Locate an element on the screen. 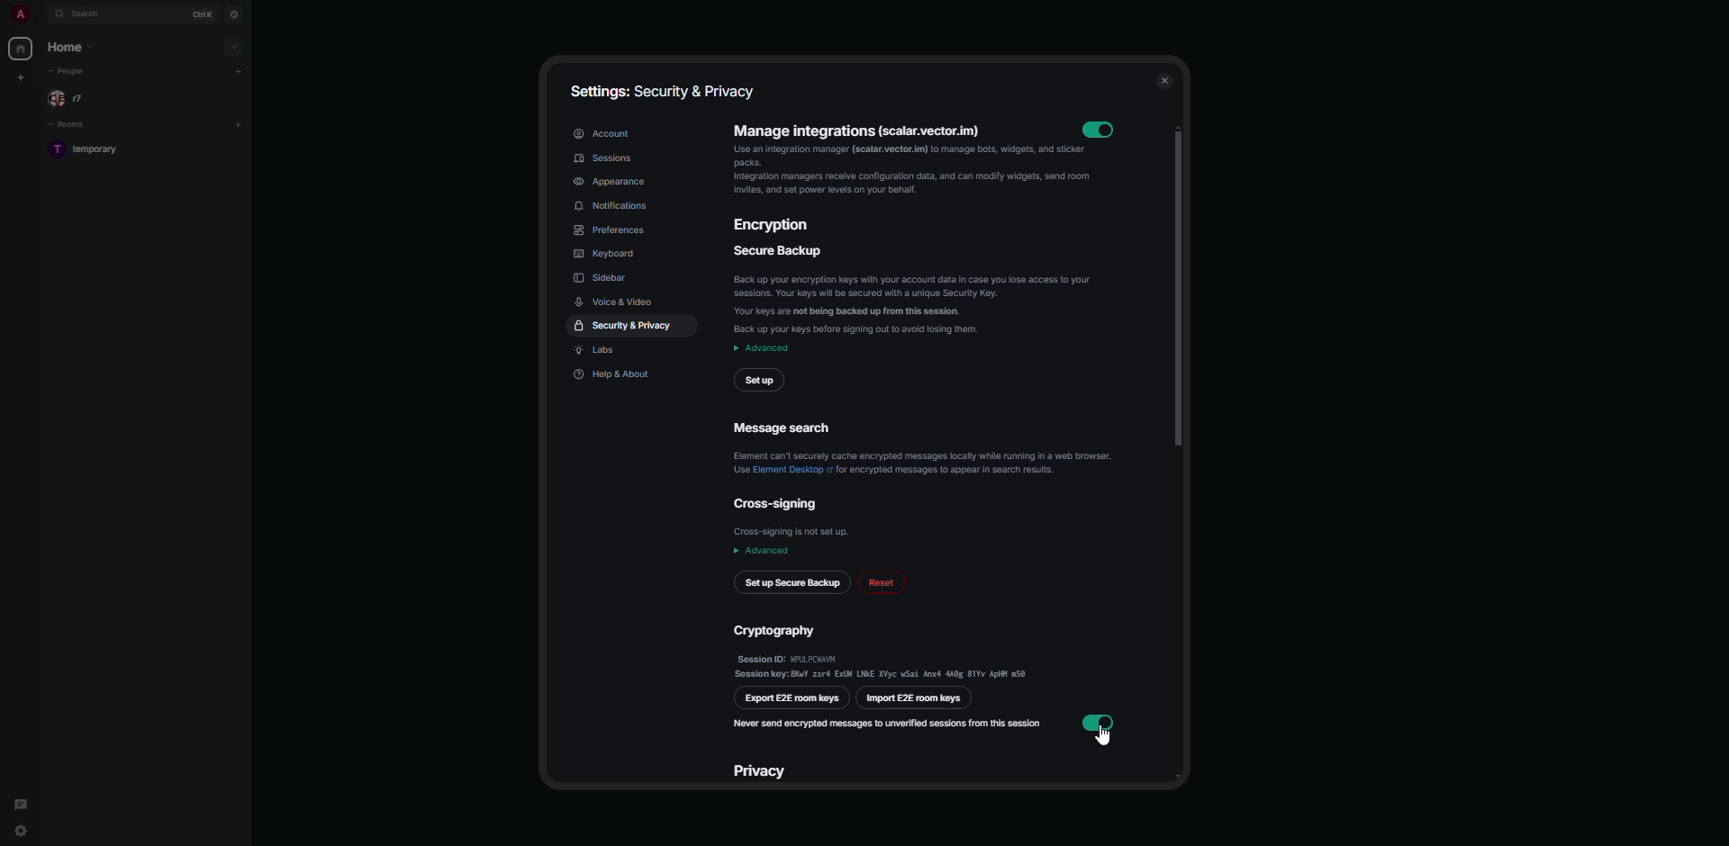  help & about is located at coordinates (616, 374).